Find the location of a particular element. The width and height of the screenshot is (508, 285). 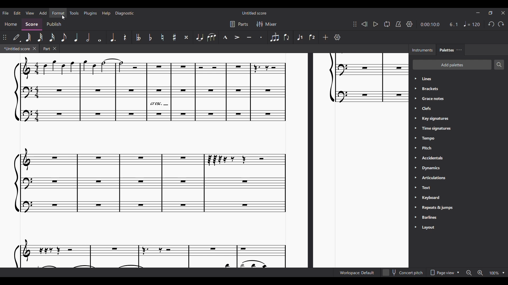

Default is located at coordinates (17, 37).